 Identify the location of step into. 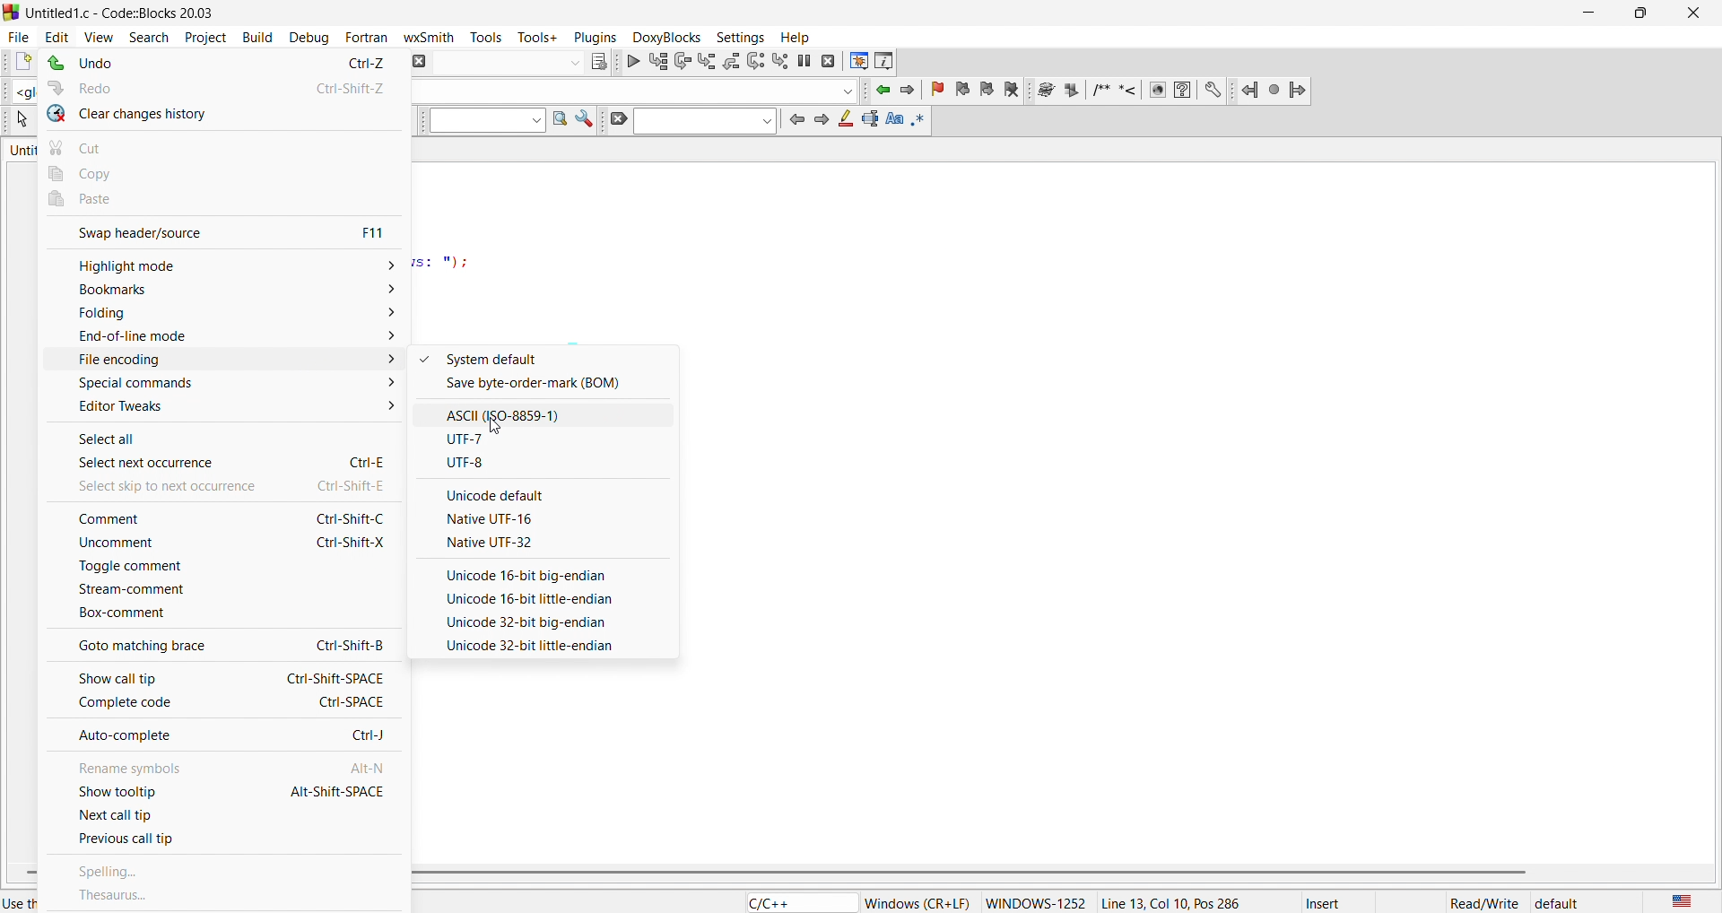
(707, 61).